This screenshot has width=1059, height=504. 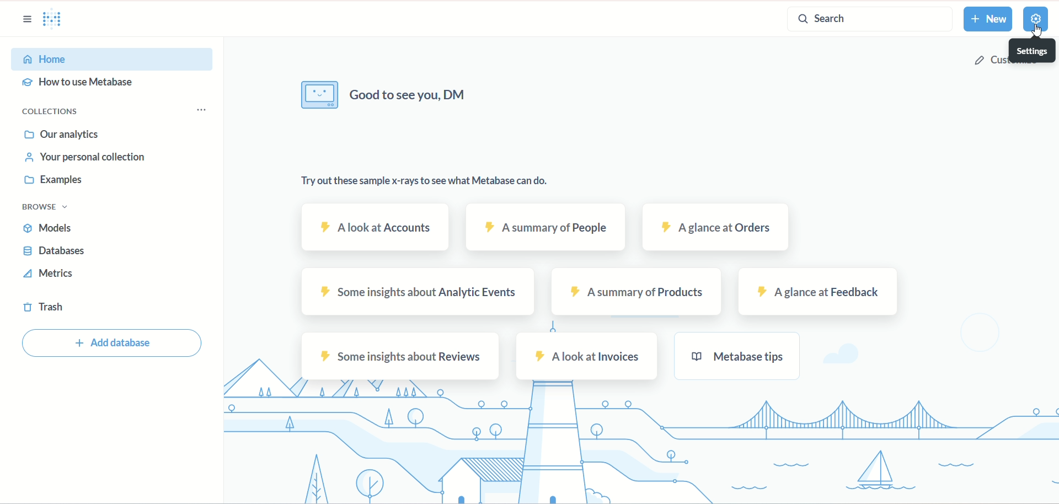 I want to click on metrics, so click(x=54, y=274).